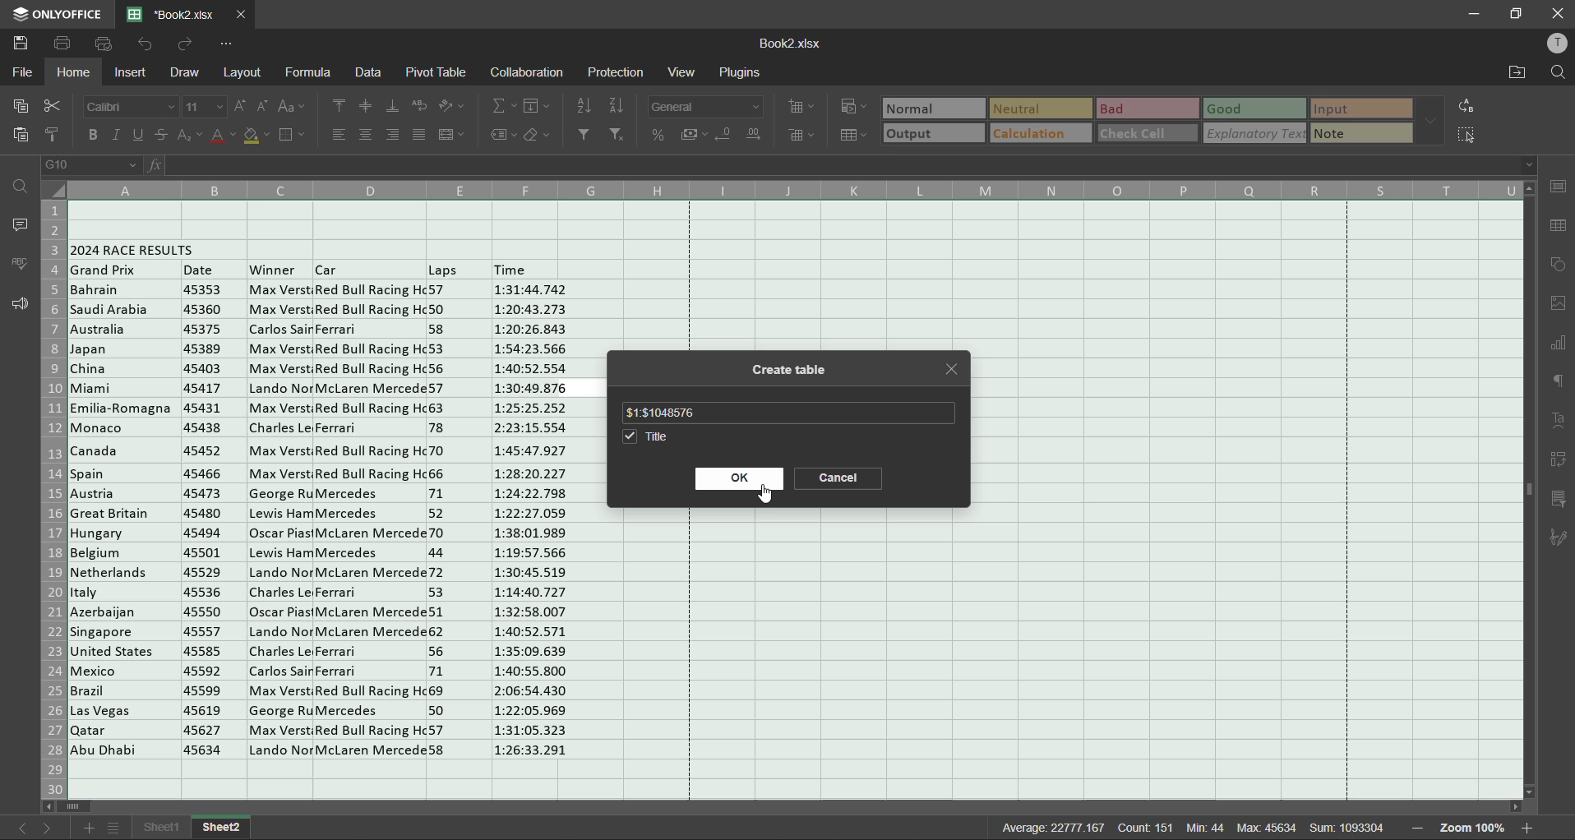 Image resolution: width=1575 pixels, height=840 pixels. Describe the element at coordinates (737, 478) in the screenshot. I see `ok` at that location.